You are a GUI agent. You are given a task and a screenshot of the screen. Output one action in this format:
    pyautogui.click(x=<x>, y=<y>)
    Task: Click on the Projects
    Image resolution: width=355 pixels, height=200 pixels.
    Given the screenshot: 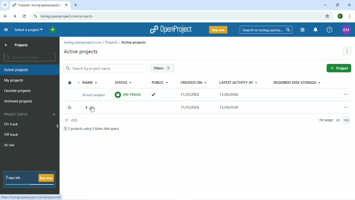 What is the action you would take?
    pyautogui.click(x=111, y=42)
    